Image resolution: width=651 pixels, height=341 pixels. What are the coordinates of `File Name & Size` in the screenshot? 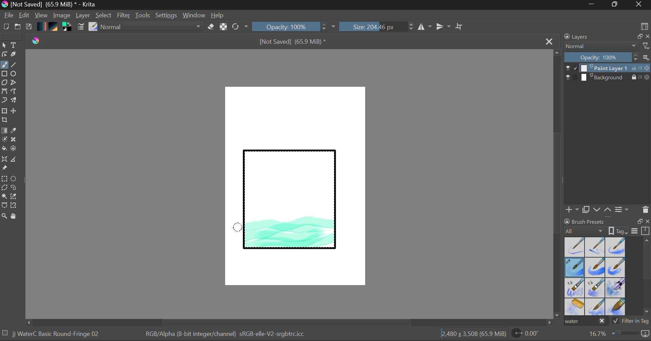 It's located at (293, 42).